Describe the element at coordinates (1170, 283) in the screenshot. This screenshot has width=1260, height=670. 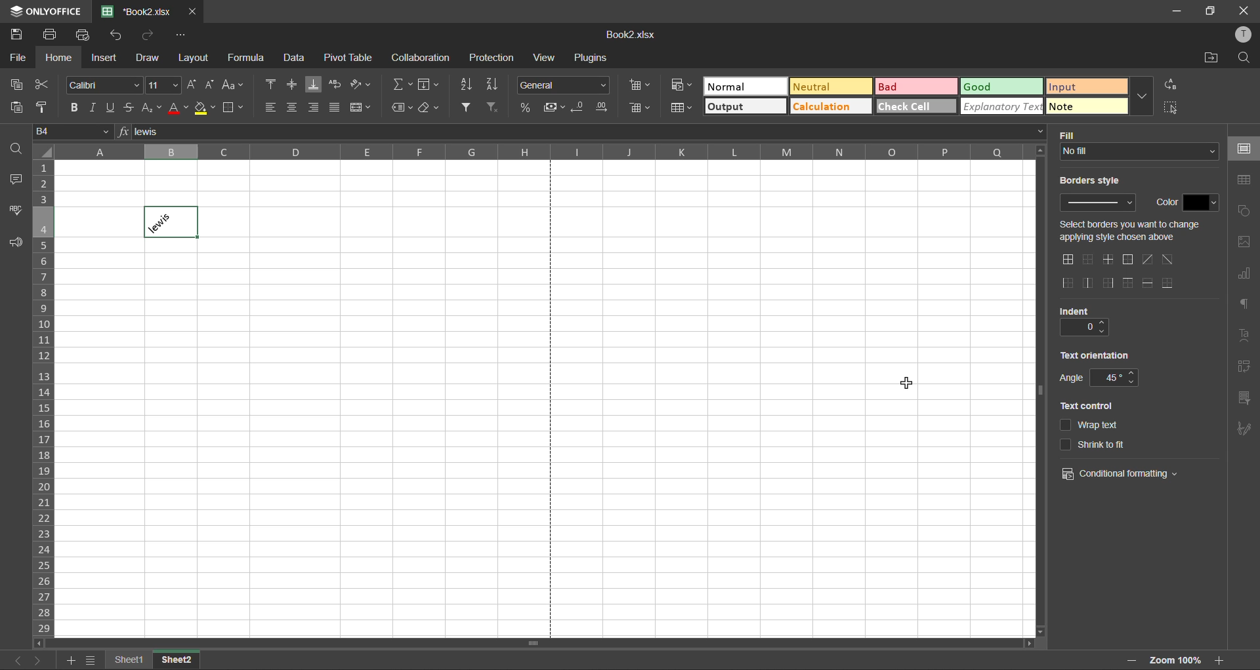
I see `outer bottom border only` at that location.